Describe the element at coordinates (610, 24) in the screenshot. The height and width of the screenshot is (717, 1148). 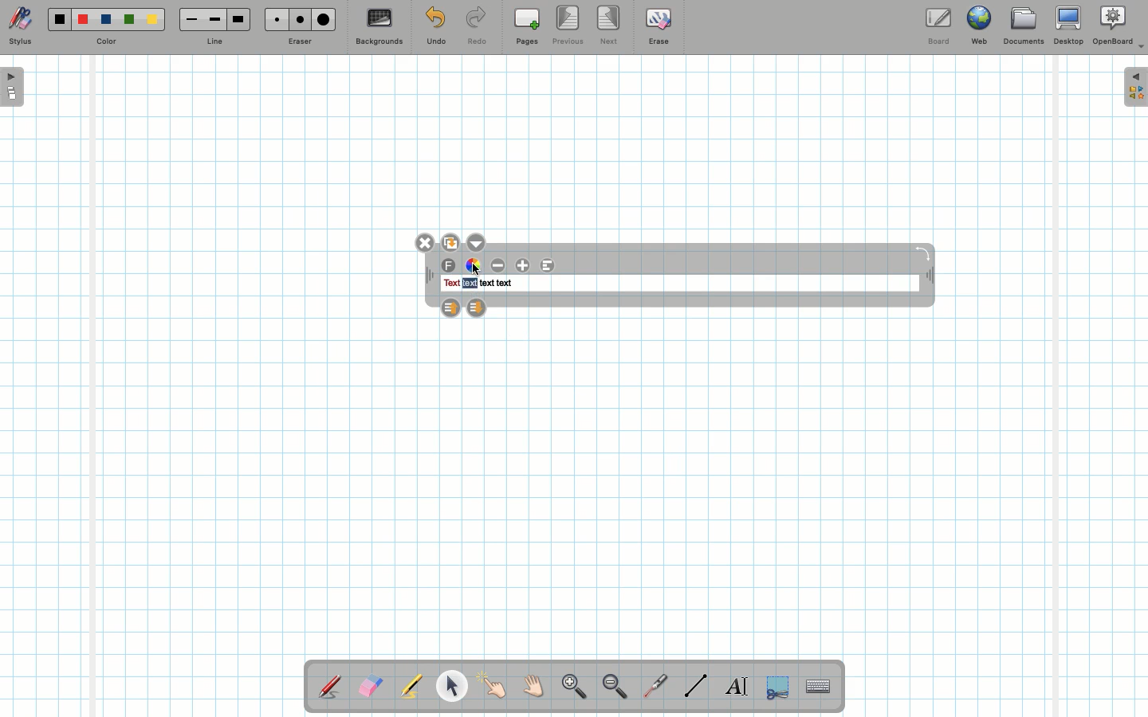
I see `Next` at that location.